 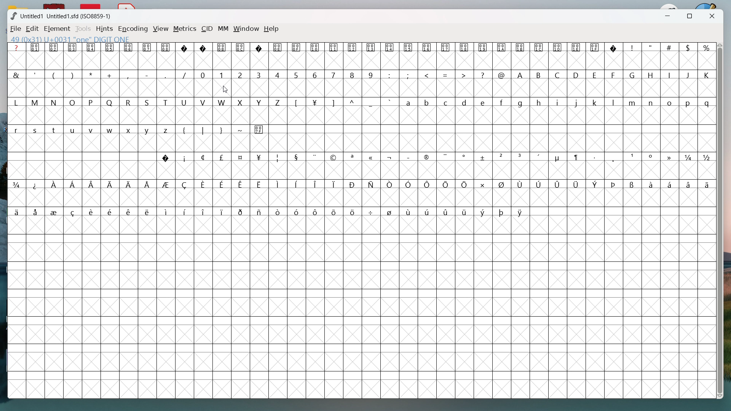 What do you see at coordinates (372, 157) in the screenshot?
I see `symbol` at bounding box center [372, 157].